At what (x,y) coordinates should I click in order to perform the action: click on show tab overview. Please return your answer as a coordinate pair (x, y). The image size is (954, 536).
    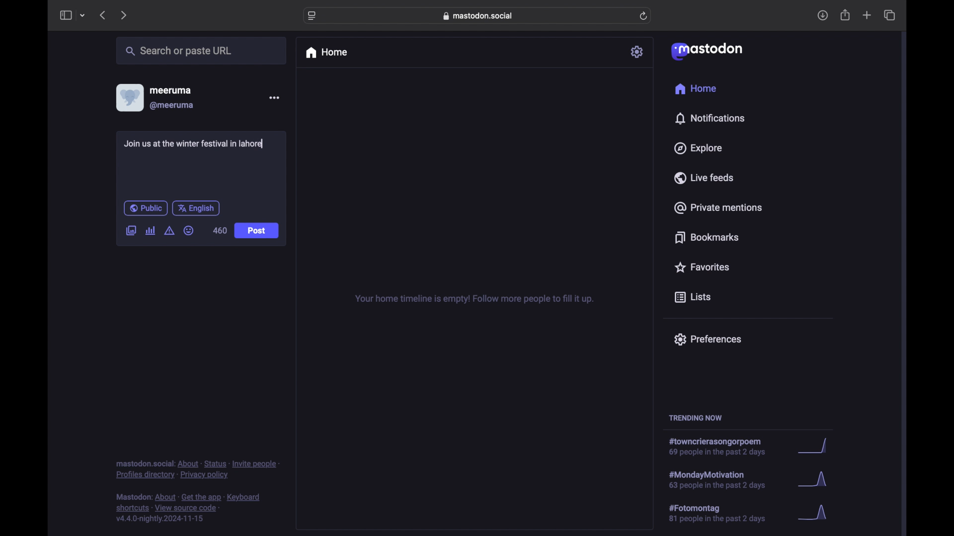
    Looking at the image, I should click on (889, 15).